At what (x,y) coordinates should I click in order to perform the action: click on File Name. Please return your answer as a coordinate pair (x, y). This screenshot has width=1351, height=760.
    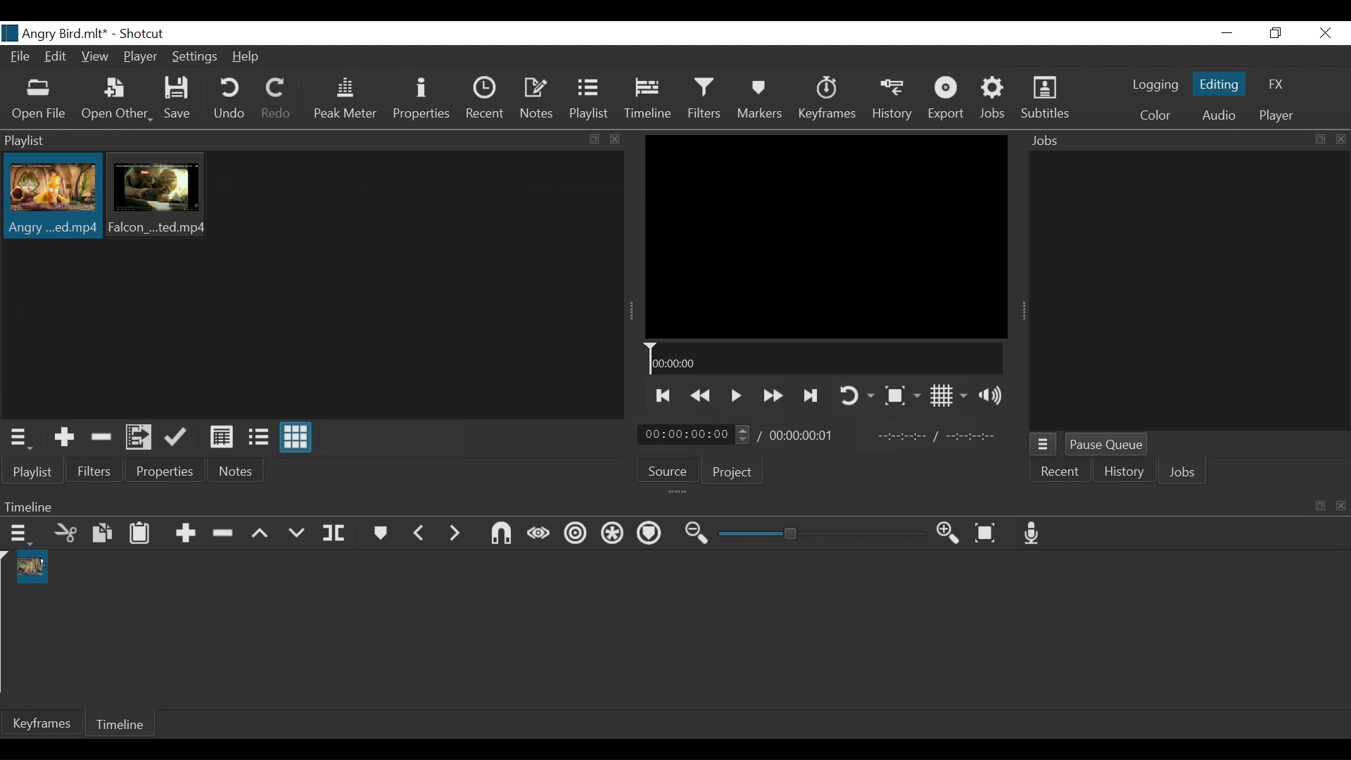
    Looking at the image, I should click on (53, 33).